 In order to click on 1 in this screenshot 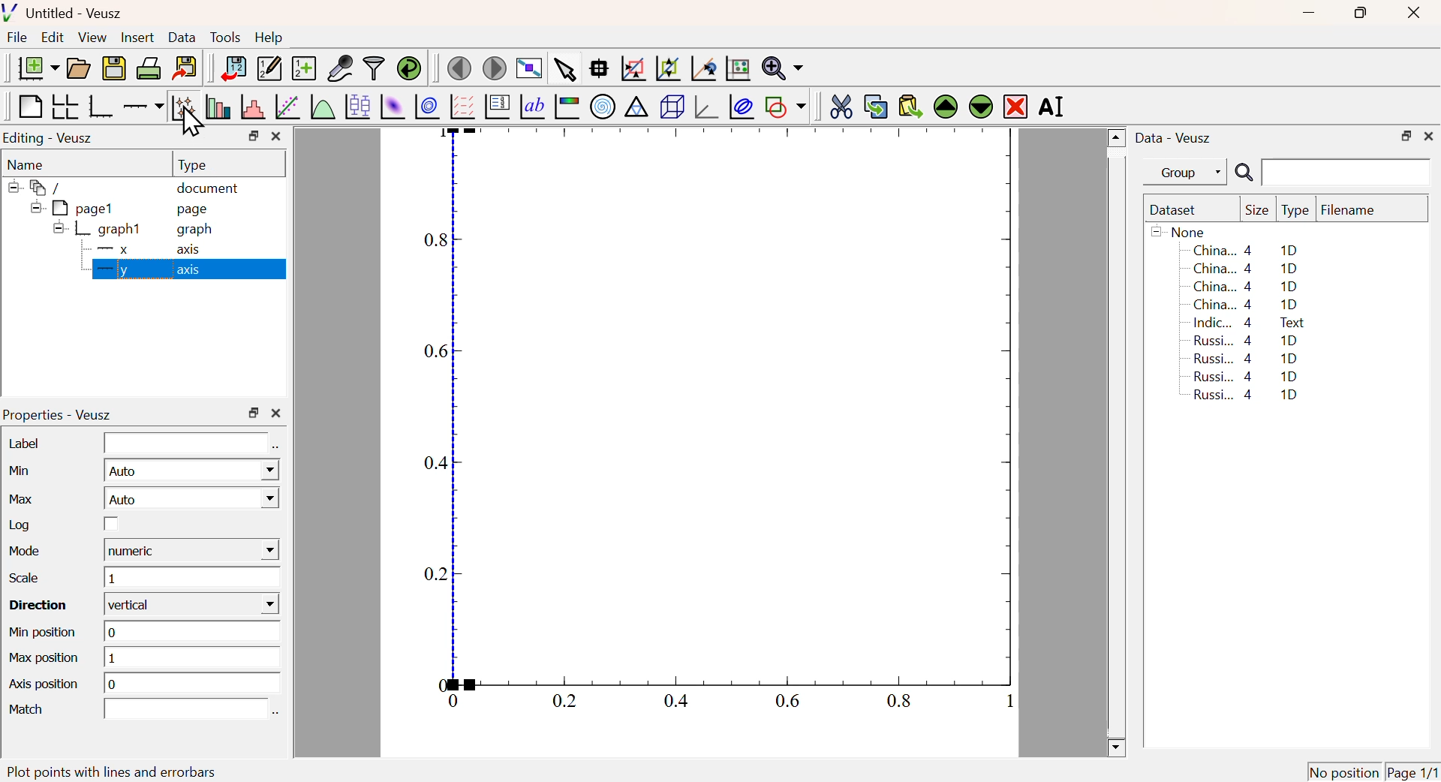, I will do `click(191, 578)`.